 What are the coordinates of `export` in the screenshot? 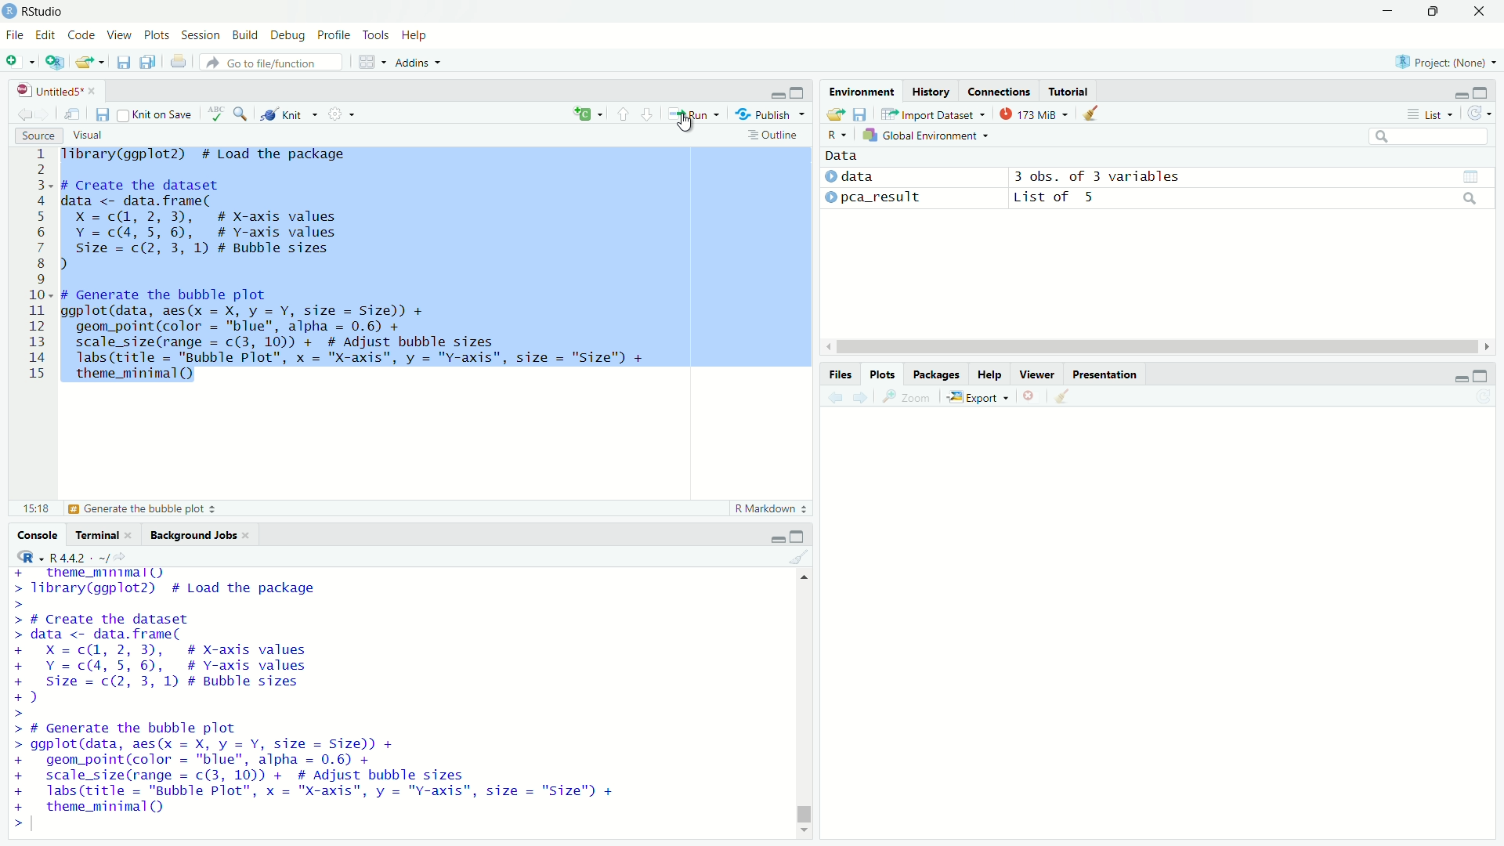 It's located at (978, 398).